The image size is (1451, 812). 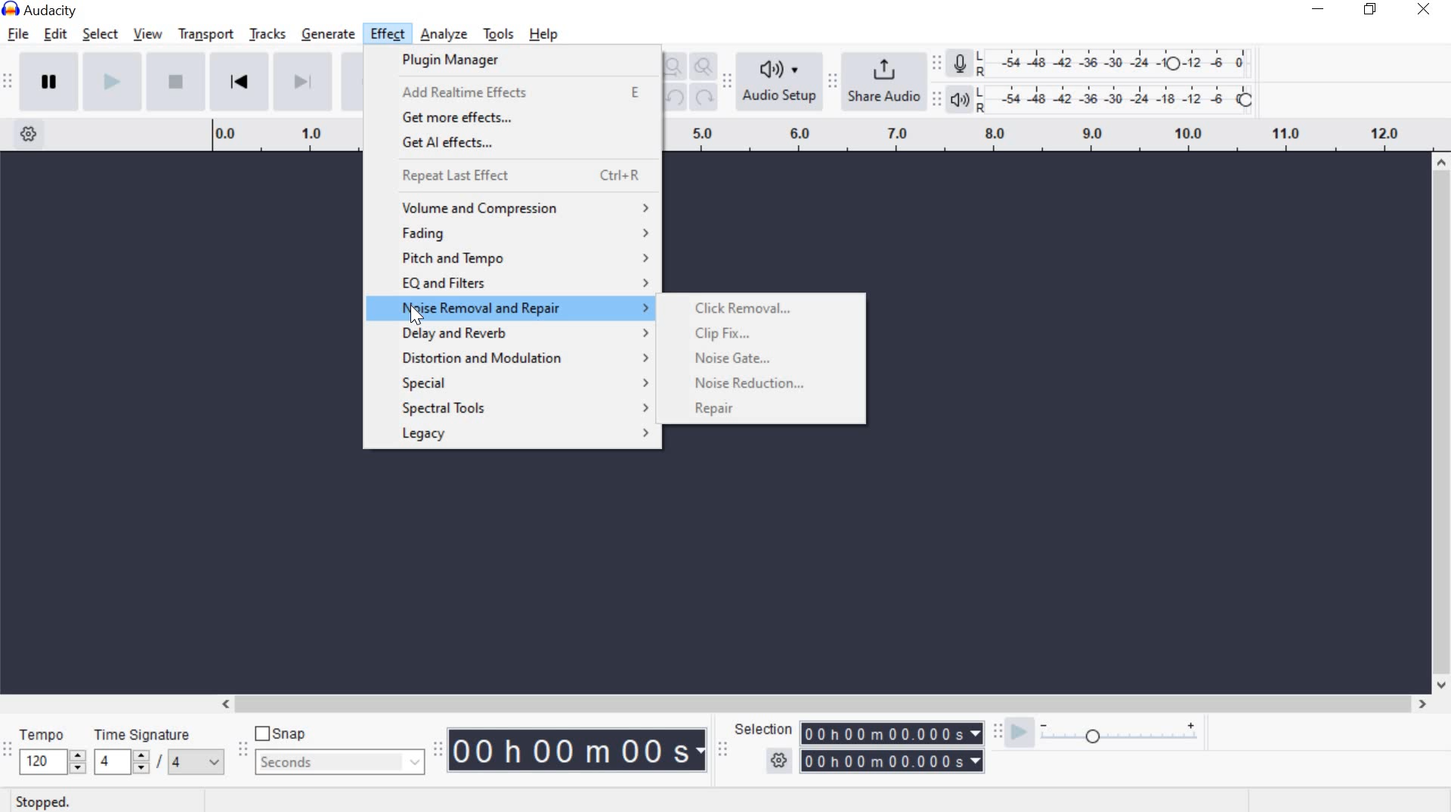 What do you see at coordinates (1022, 735) in the screenshot?
I see `playback speed` at bounding box center [1022, 735].